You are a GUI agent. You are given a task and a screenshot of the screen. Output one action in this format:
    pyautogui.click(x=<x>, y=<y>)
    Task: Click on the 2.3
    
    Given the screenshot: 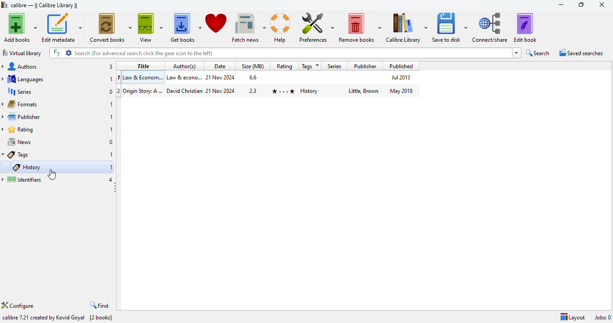 What is the action you would take?
    pyautogui.click(x=254, y=90)
    